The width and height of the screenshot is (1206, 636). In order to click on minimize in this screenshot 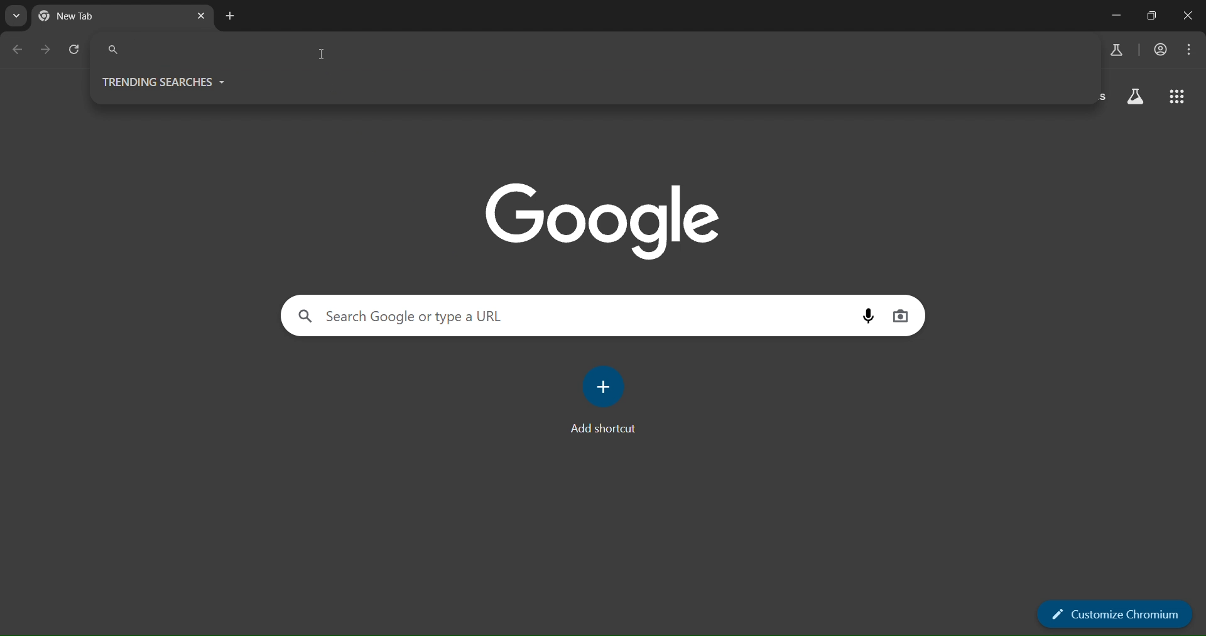, I will do `click(1119, 15)`.